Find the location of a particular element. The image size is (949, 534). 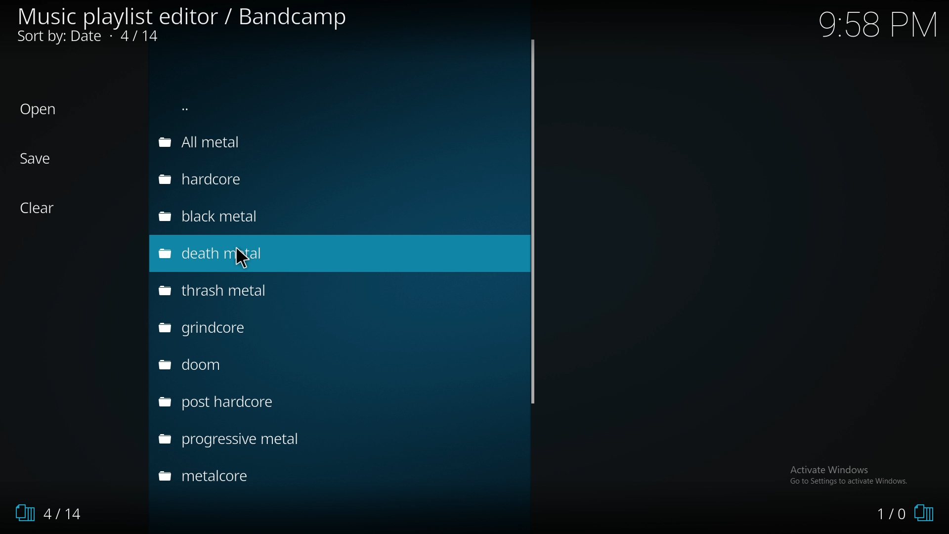

Clear is located at coordinates (43, 208).